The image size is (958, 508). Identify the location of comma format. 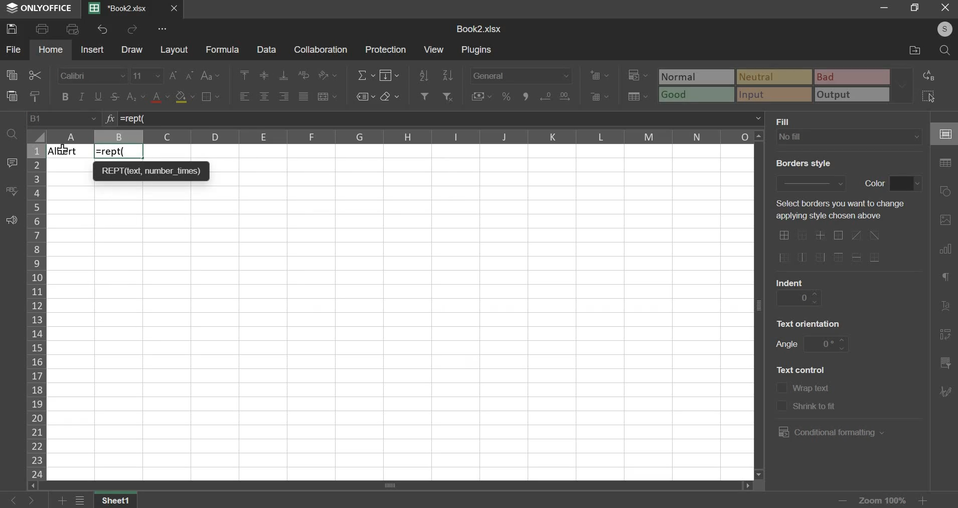
(525, 95).